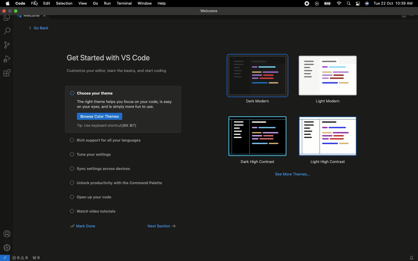 This screenshot has height=261, width=418. Describe the element at coordinates (72, 211) in the screenshot. I see `Checkbox` at that location.